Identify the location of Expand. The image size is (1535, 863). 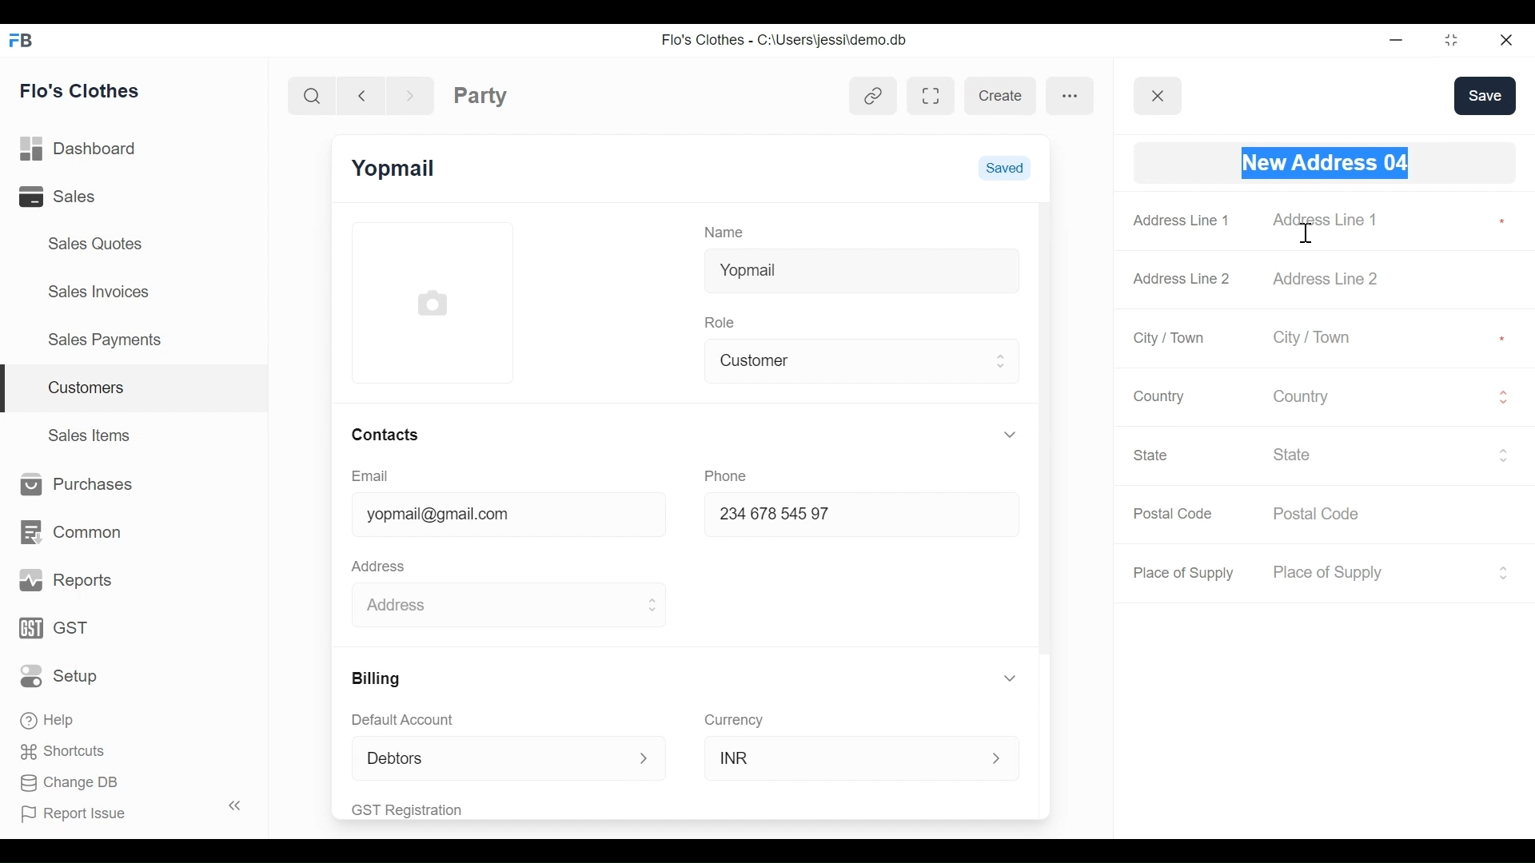
(645, 759).